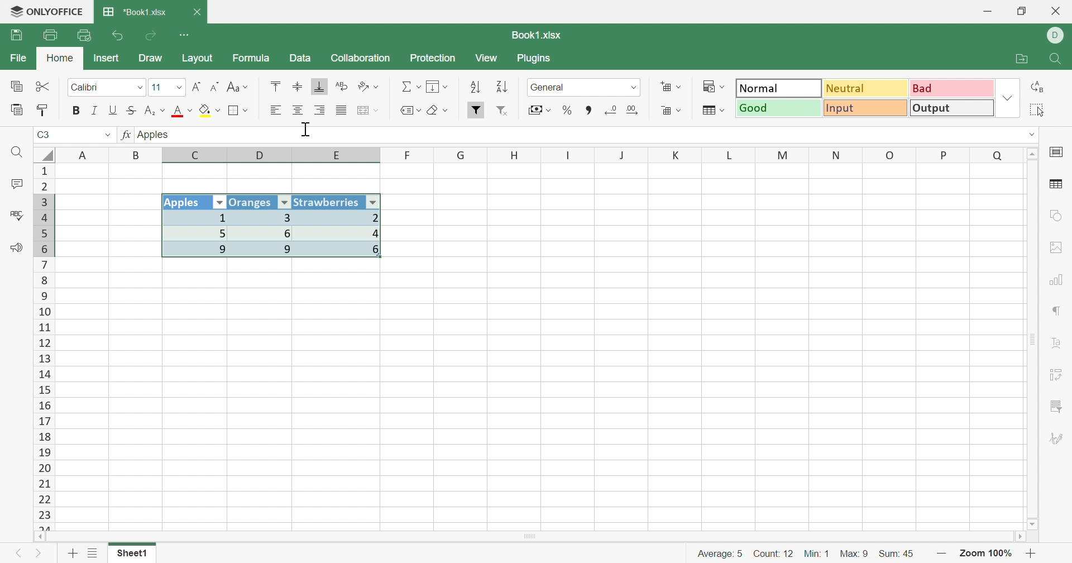 Image resolution: width=1072 pixels, height=563 pixels. Describe the element at coordinates (1057, 185) in the screenshot. I see `table settings` at that location.